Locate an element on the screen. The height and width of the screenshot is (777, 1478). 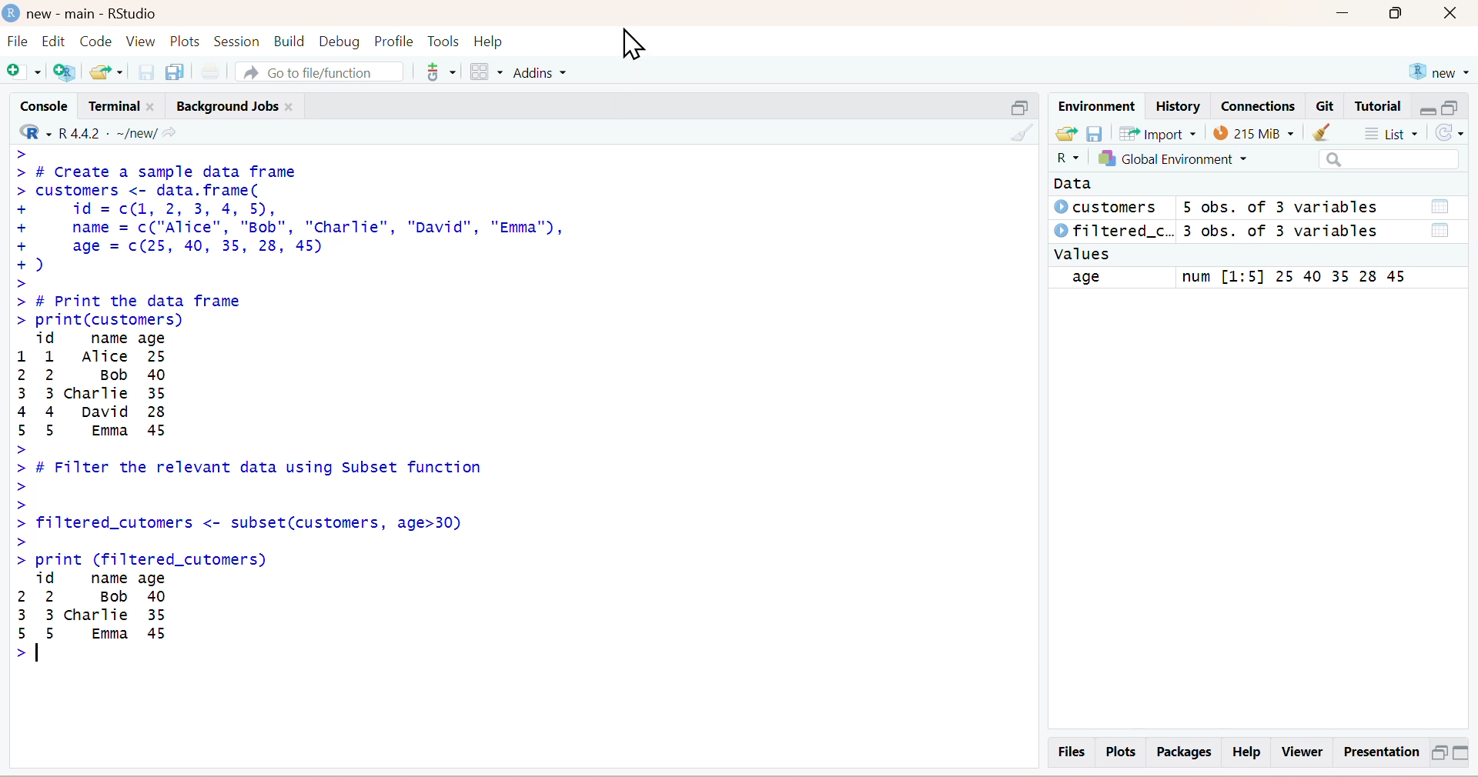
Connections is located at coordinates (1257, 105).